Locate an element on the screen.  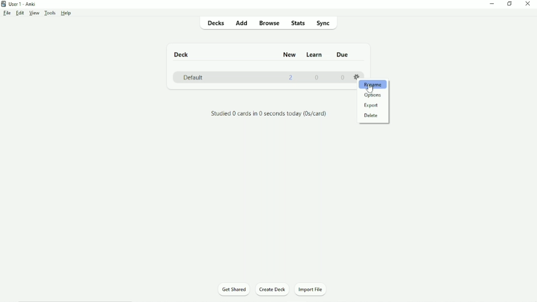
0 is located at coordinates (343, 77).